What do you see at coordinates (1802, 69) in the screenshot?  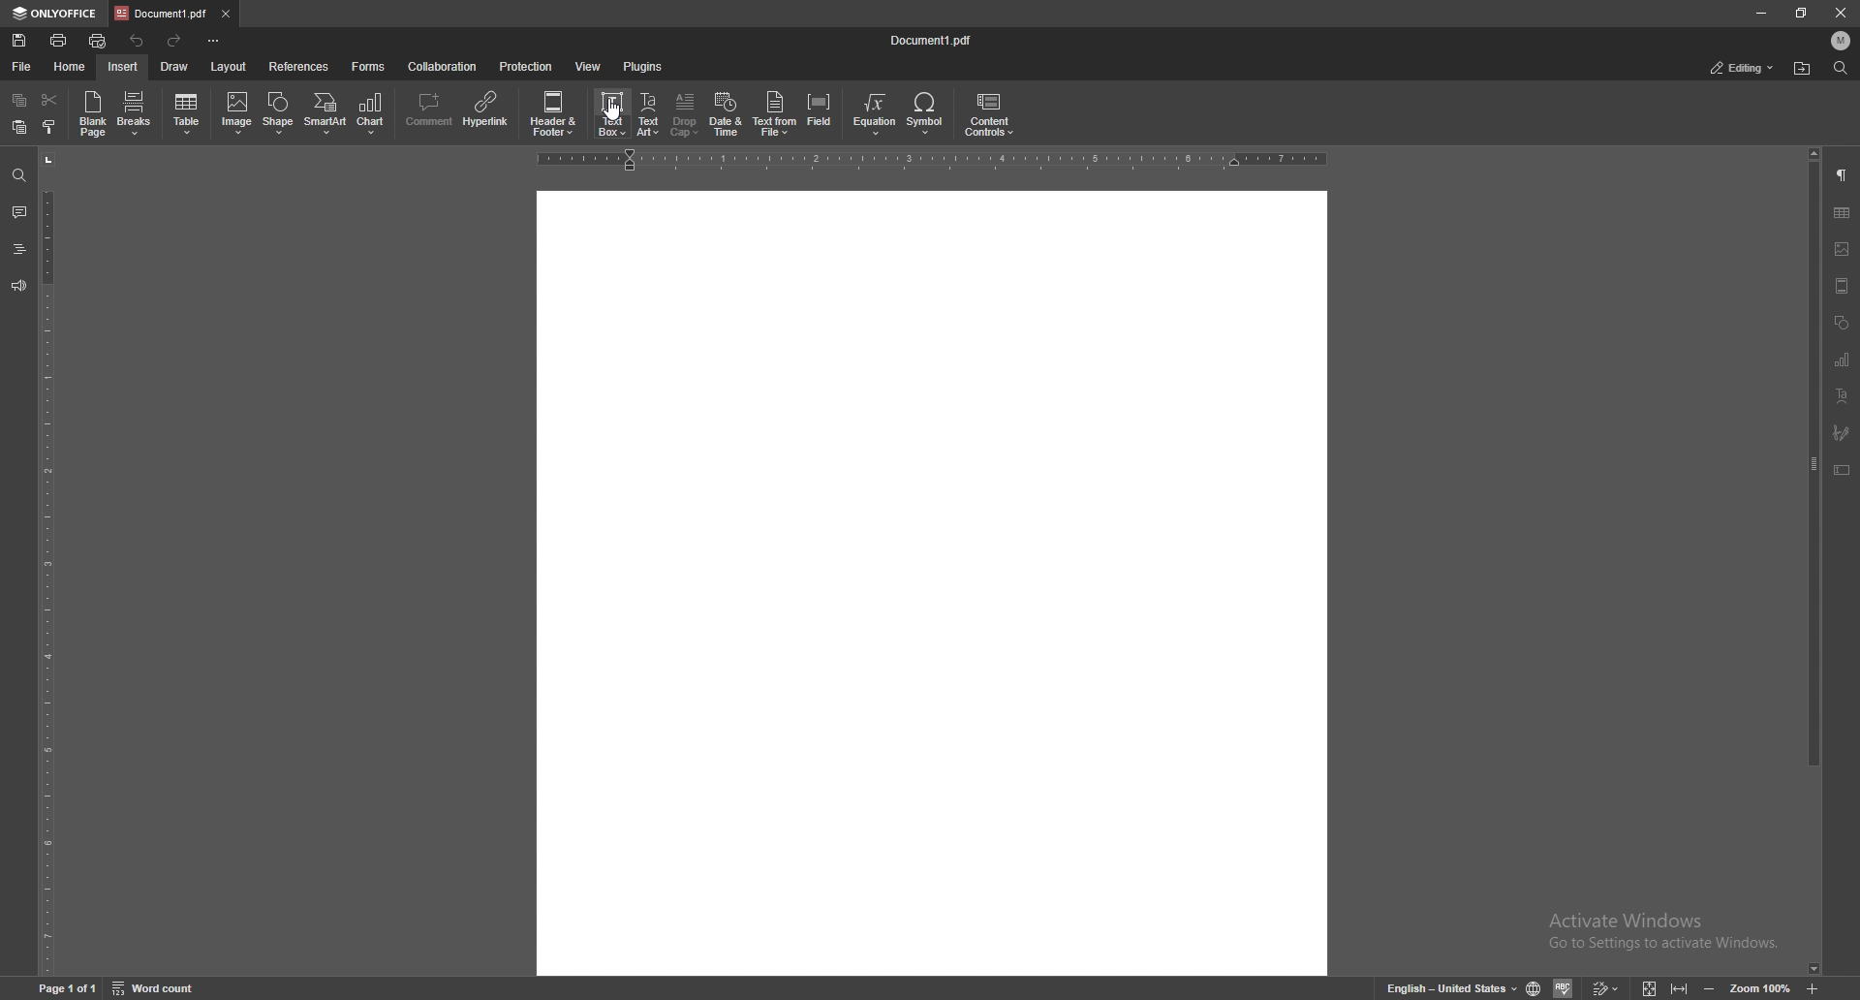 I see `find in folder` at bounding box center [1802, 69].